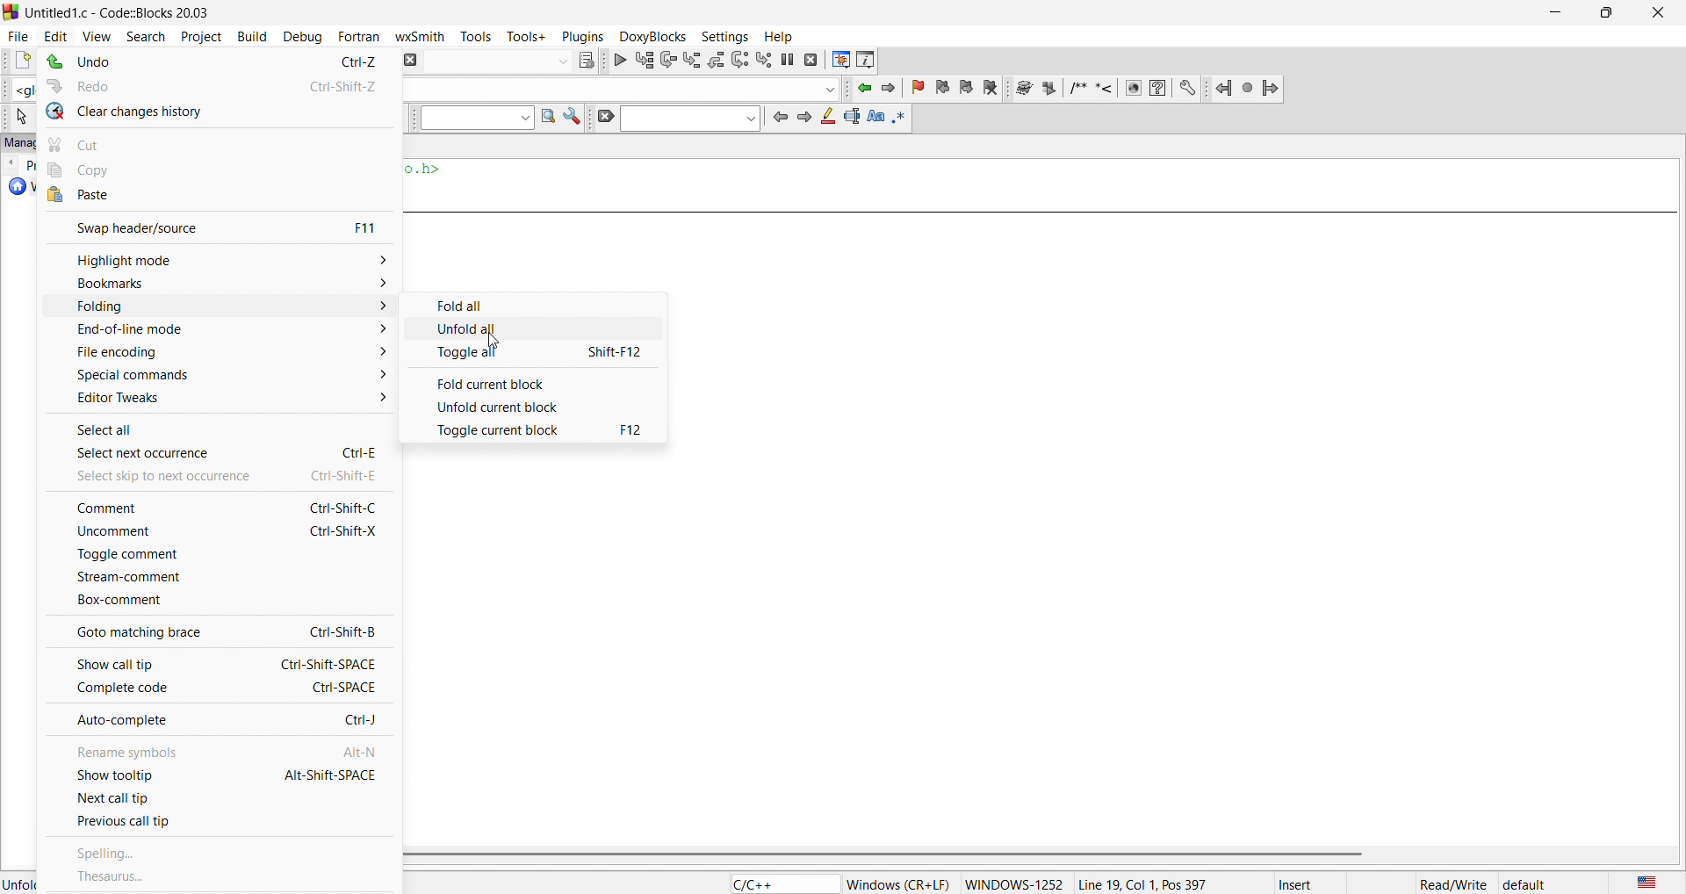  I want to click on toggle all, so click(537, 356).